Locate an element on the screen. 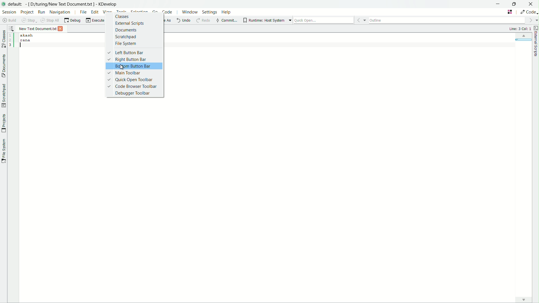 This screenshot has height=303, width=539. outline is located at coordinates (447, 20).